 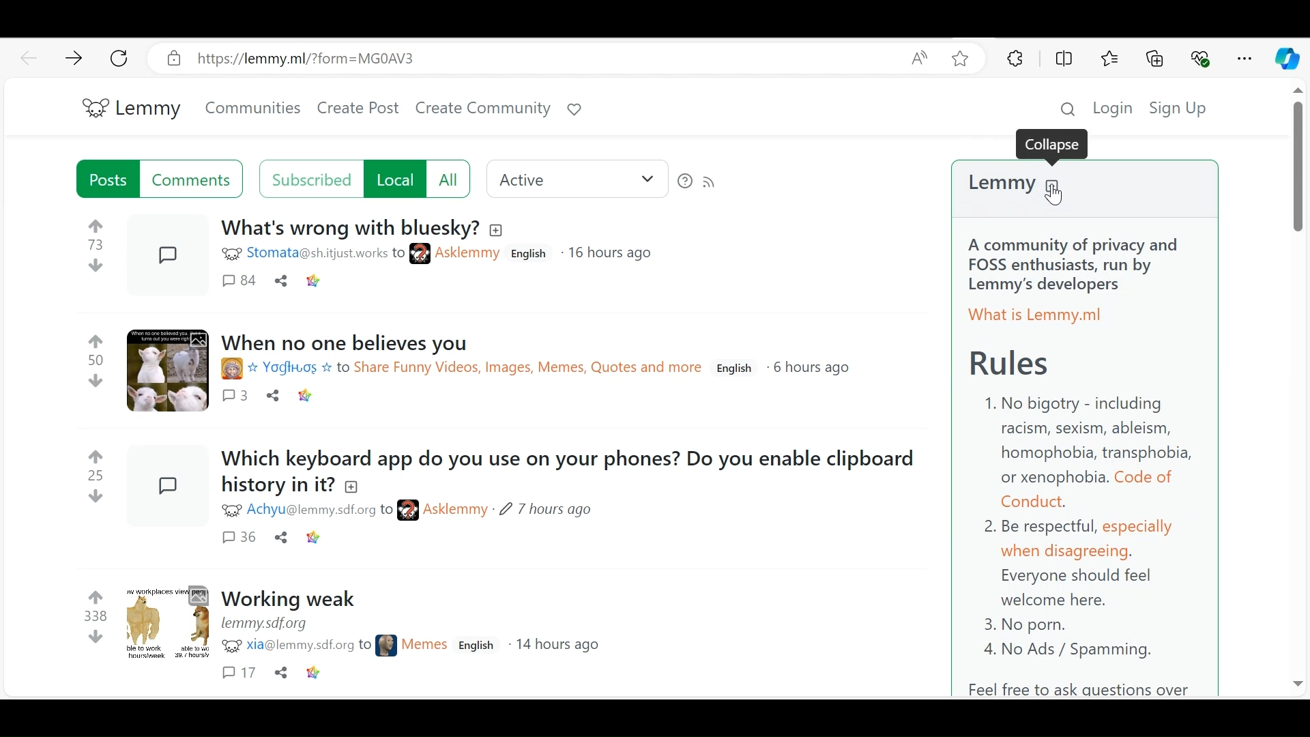 I want to click on Favorites, so click(x=1107, y=57).